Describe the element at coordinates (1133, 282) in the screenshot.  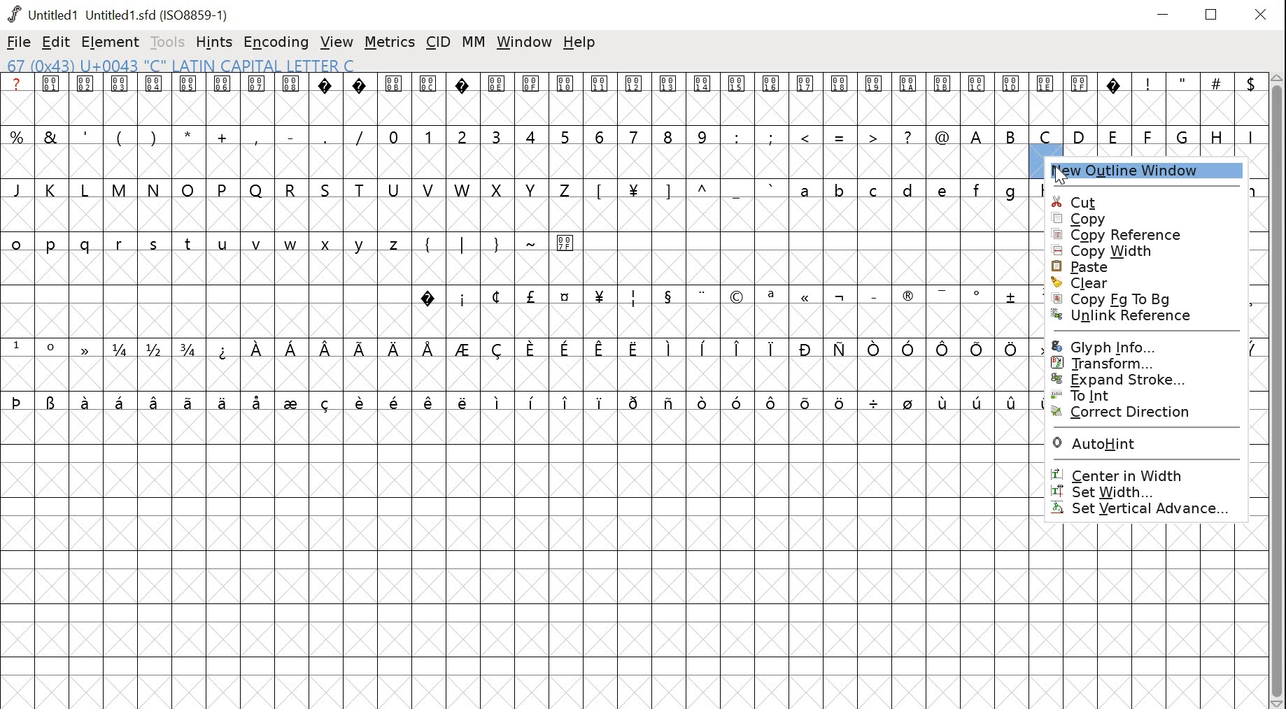
I see `clear` at that location.